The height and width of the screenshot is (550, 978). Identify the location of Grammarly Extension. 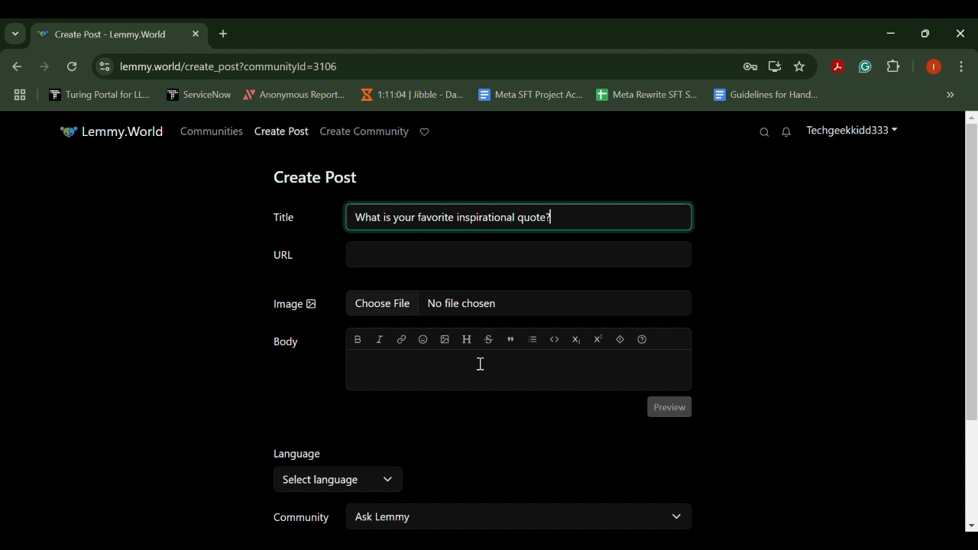
(863, 67).